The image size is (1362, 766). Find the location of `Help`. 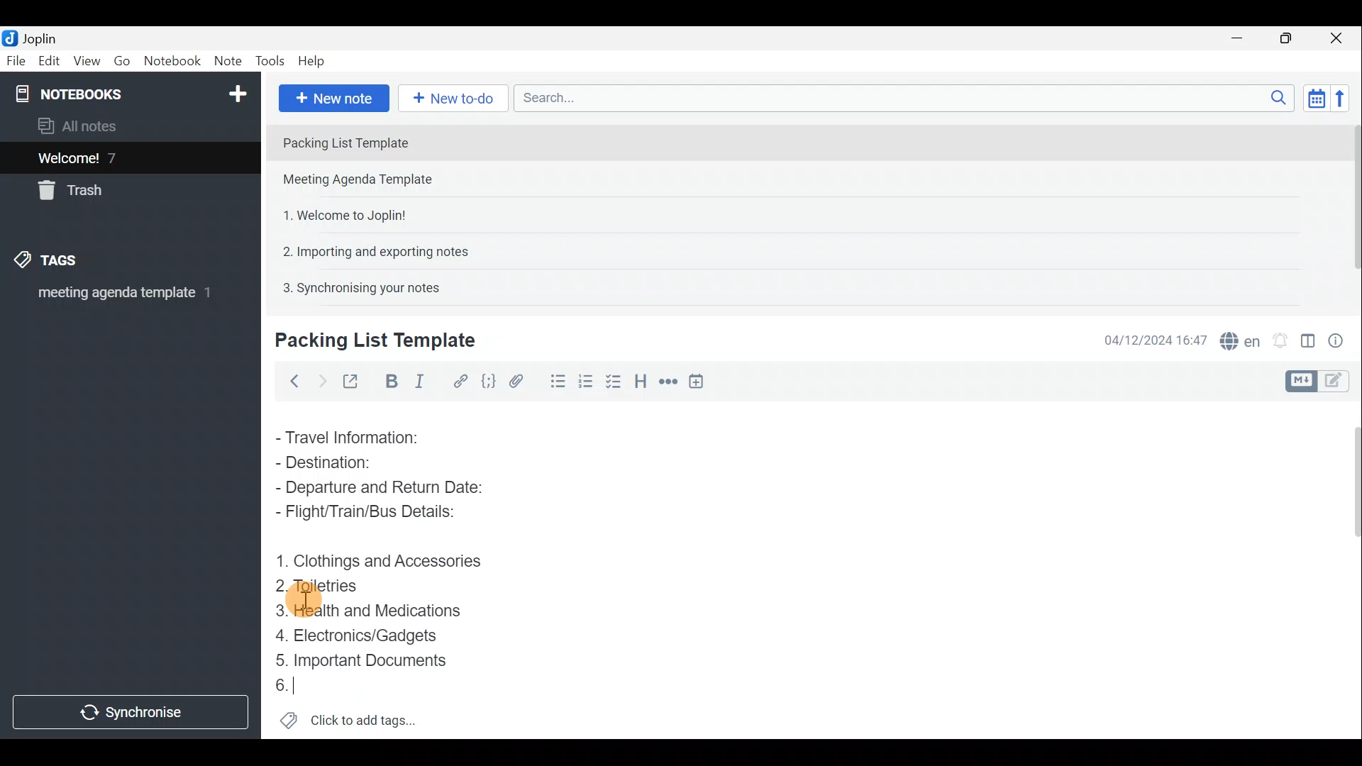

Help is located at coordinates (314, 62).